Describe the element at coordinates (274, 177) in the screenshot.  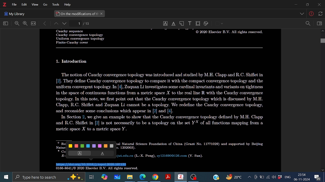
I see `Speaker/Headphone` at that location.